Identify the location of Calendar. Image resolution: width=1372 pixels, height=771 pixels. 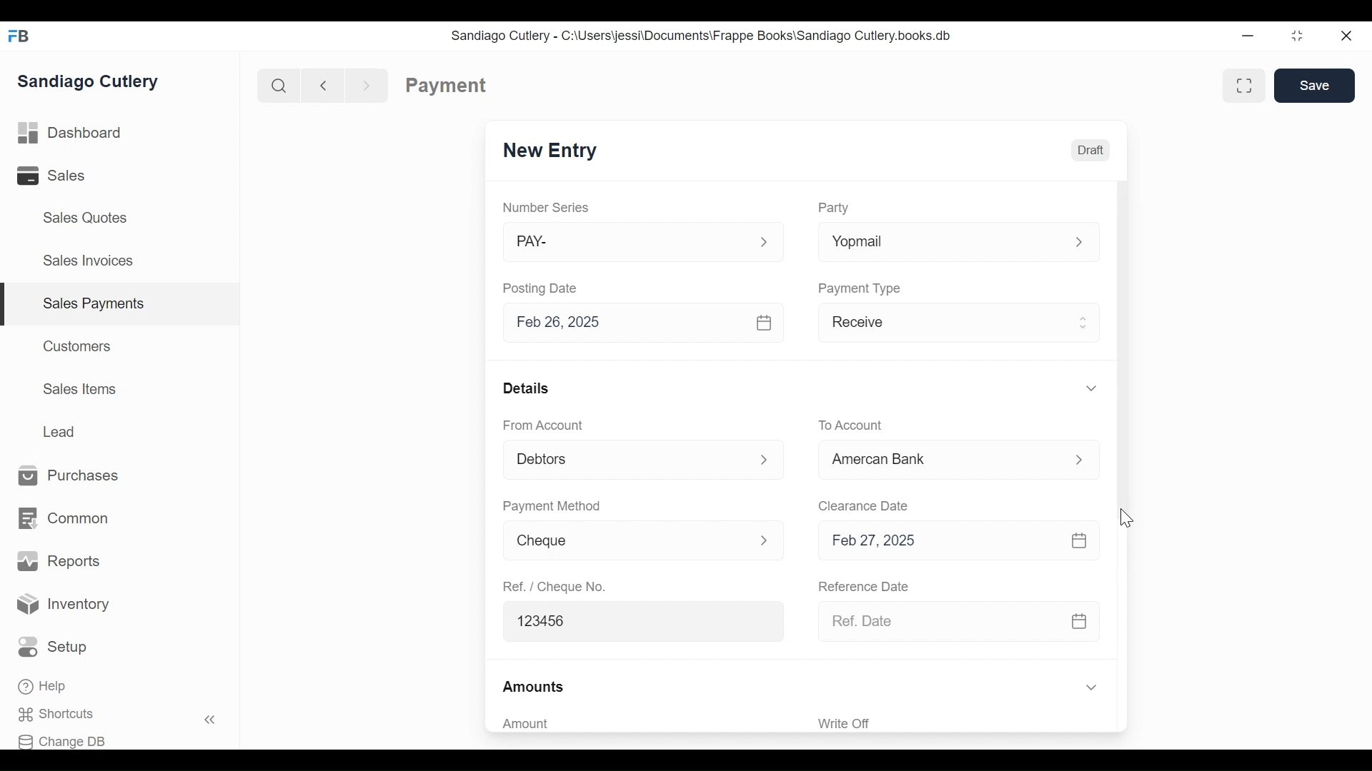
(1080, 620).